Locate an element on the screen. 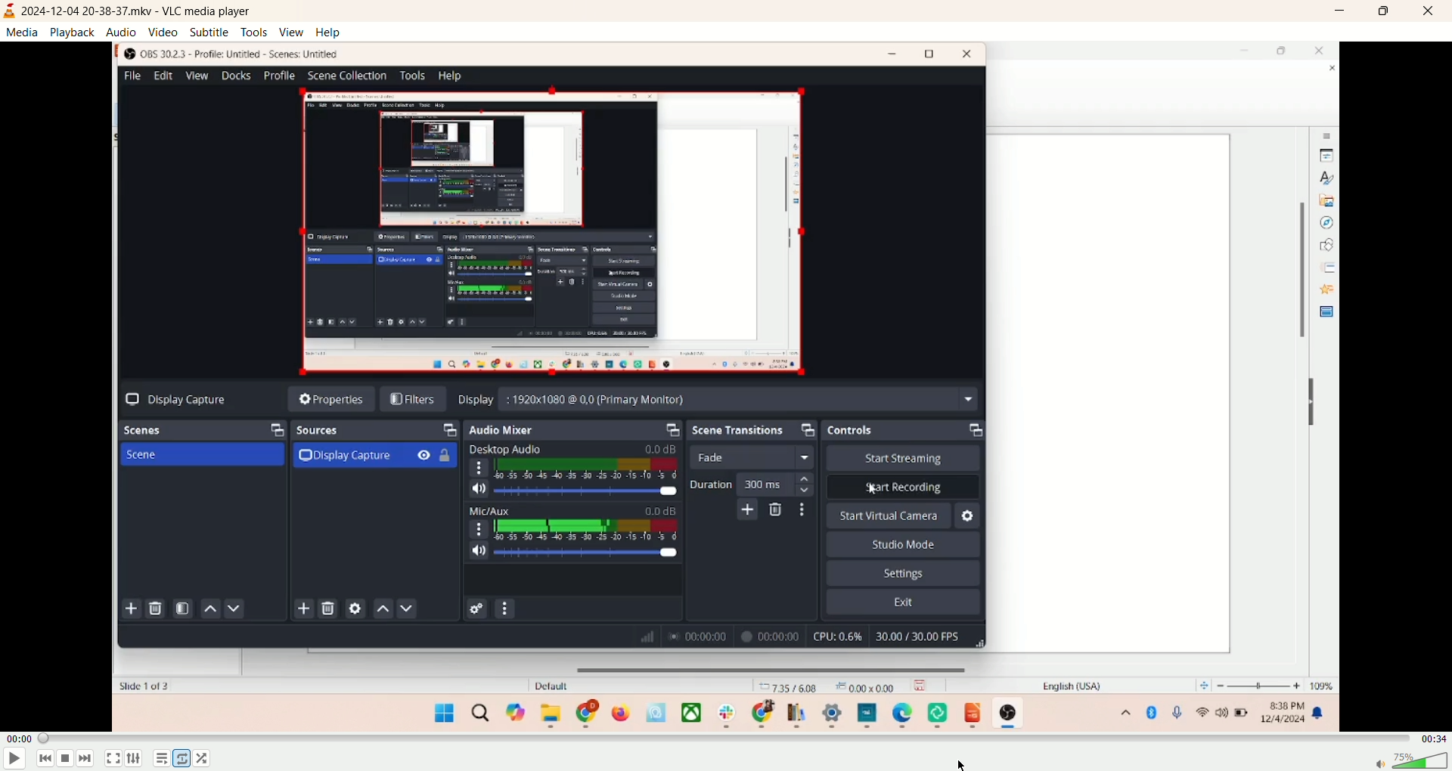  cursor is located at coordinates (957, 763).